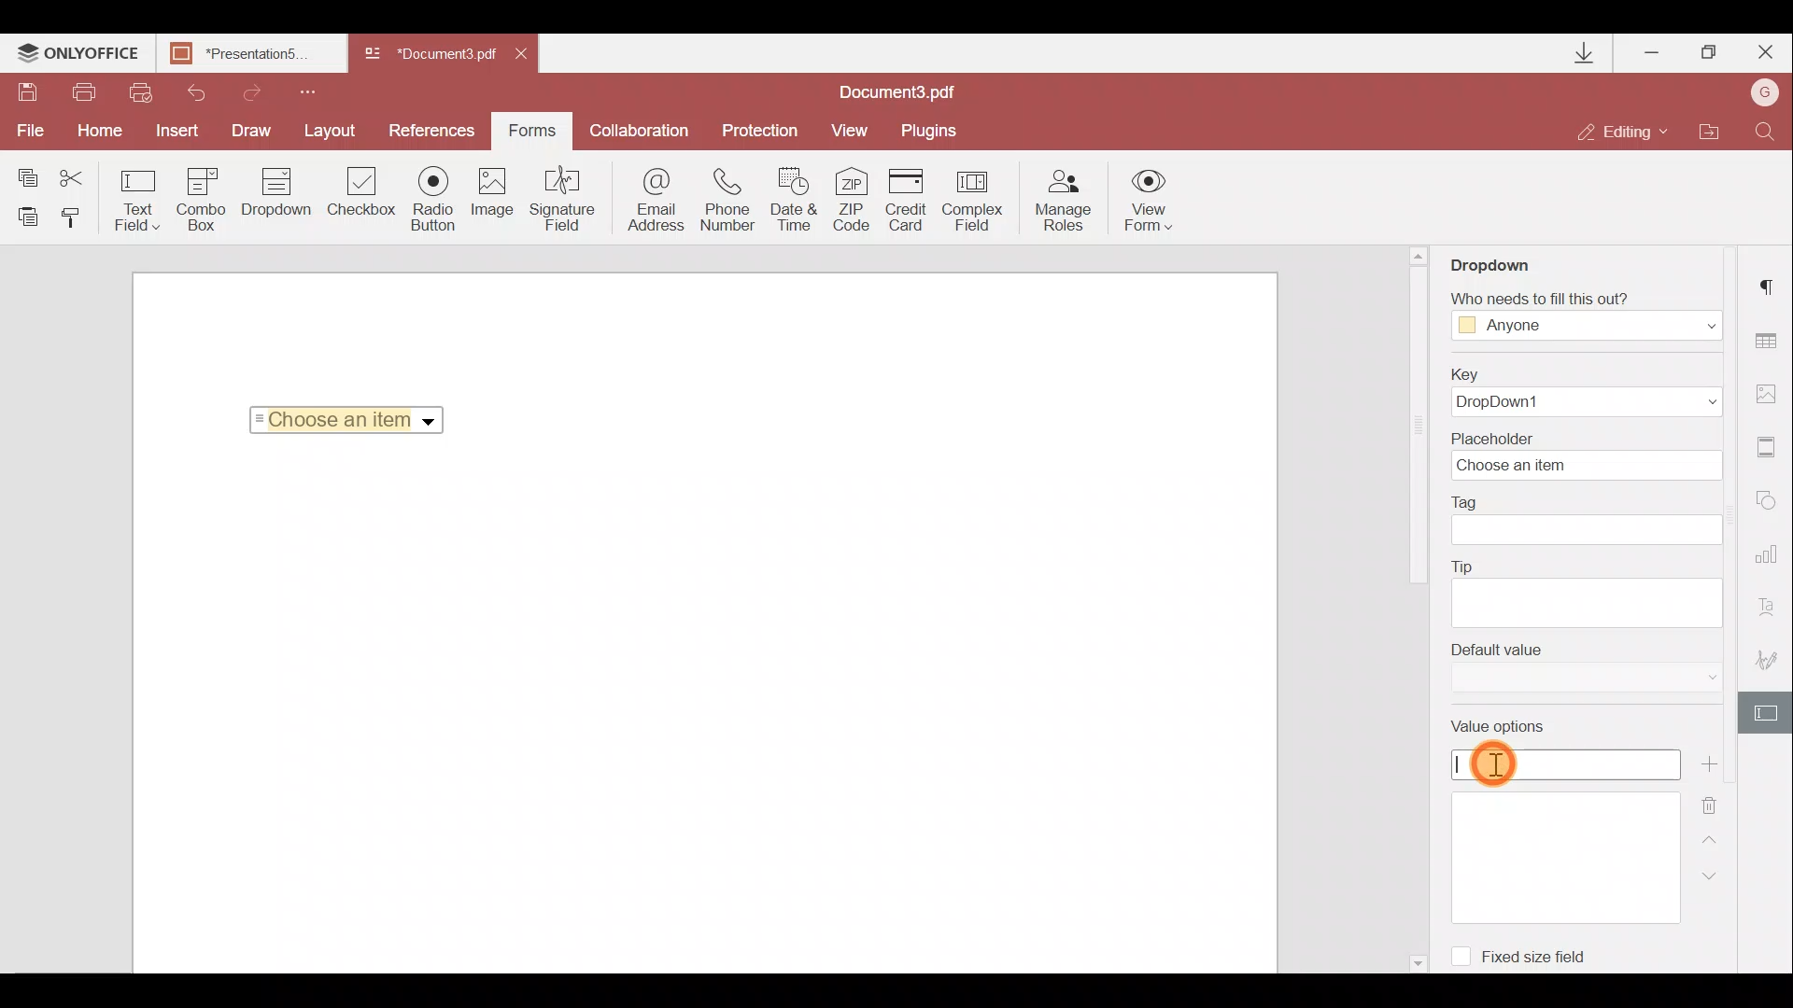  What do you see at coordinates (138, 200) in the screenshot?
I see `Text field` at bounding box center [138, 200].